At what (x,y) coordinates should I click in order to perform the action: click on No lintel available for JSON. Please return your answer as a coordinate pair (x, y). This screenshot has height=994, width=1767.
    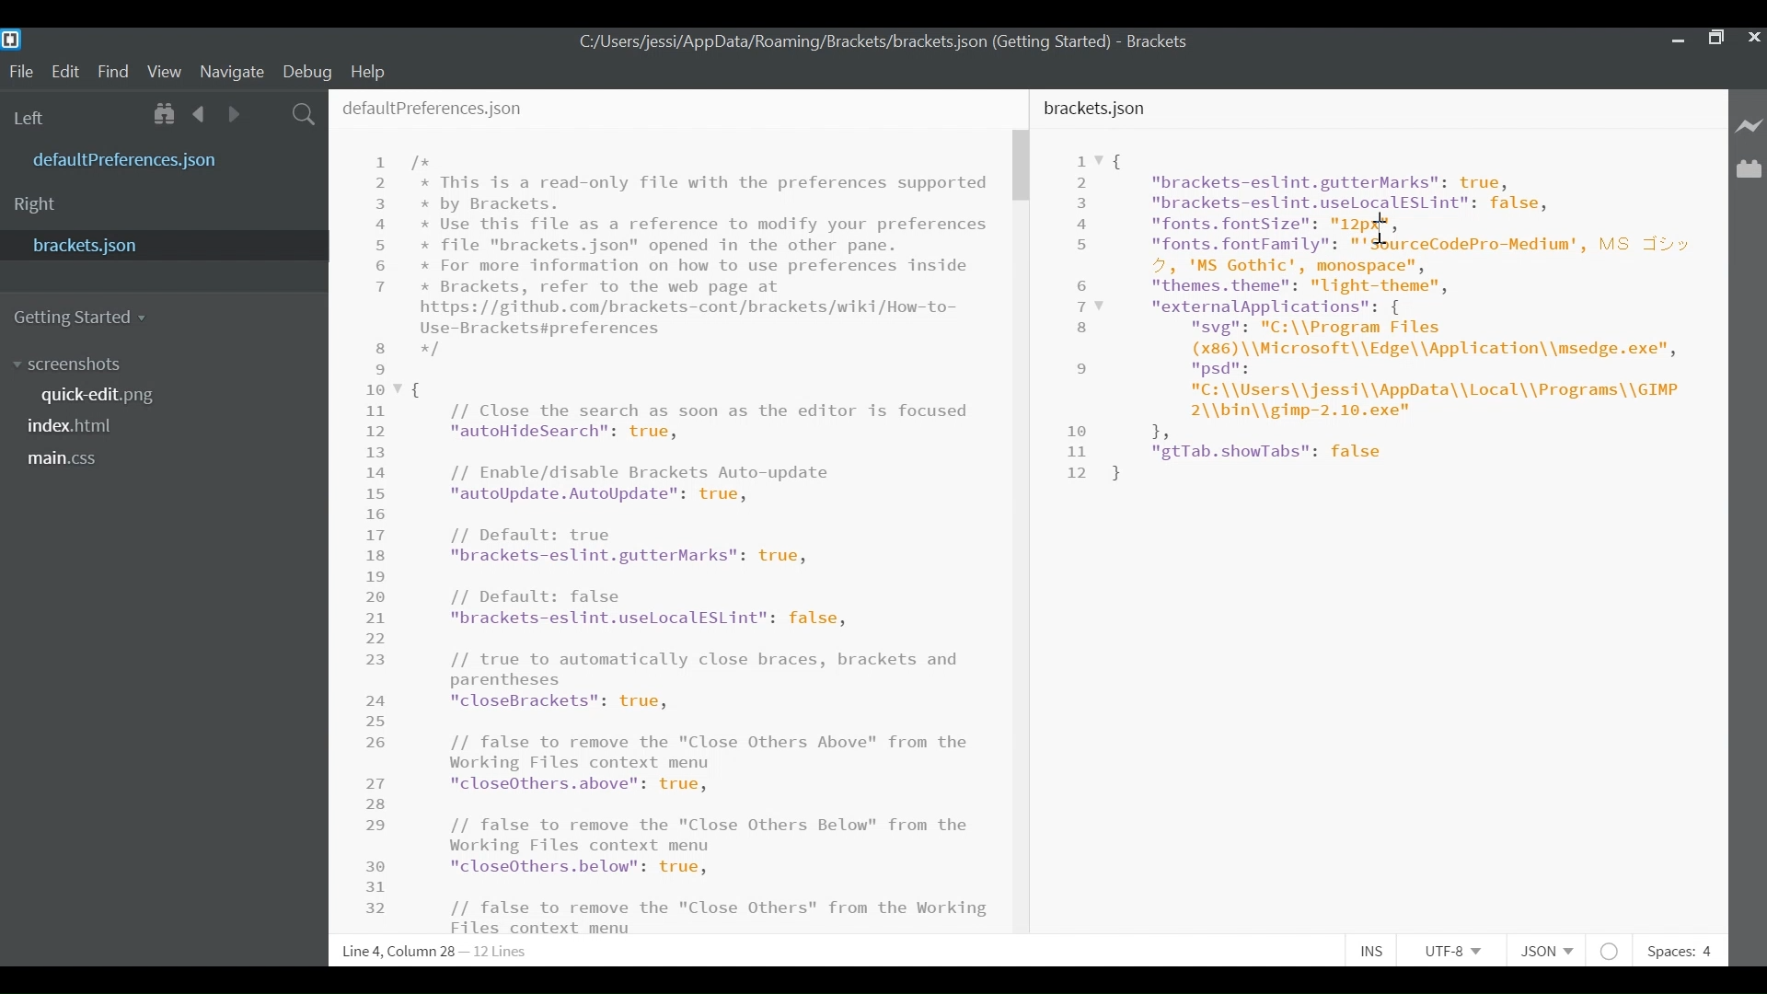
    Looking at the image, I should click on (1611, 949).